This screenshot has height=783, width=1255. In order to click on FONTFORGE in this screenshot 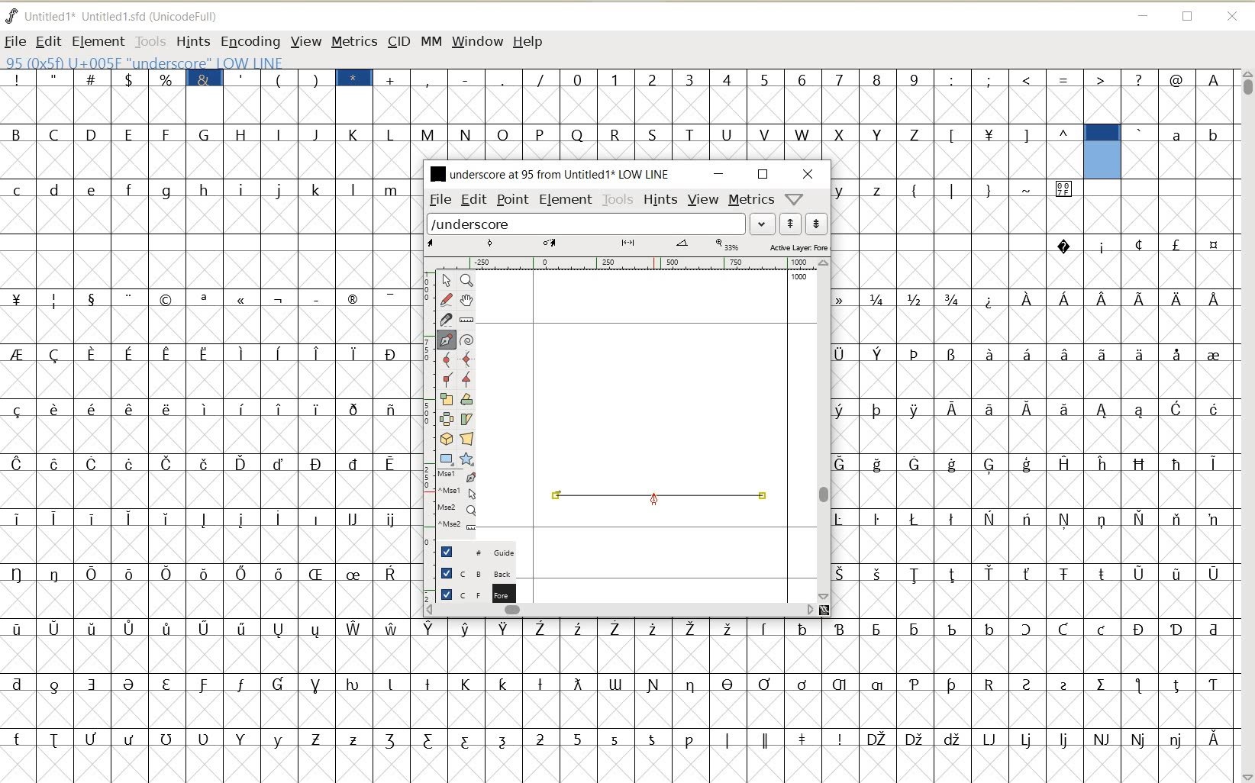, I will do `click(11, 15)`.